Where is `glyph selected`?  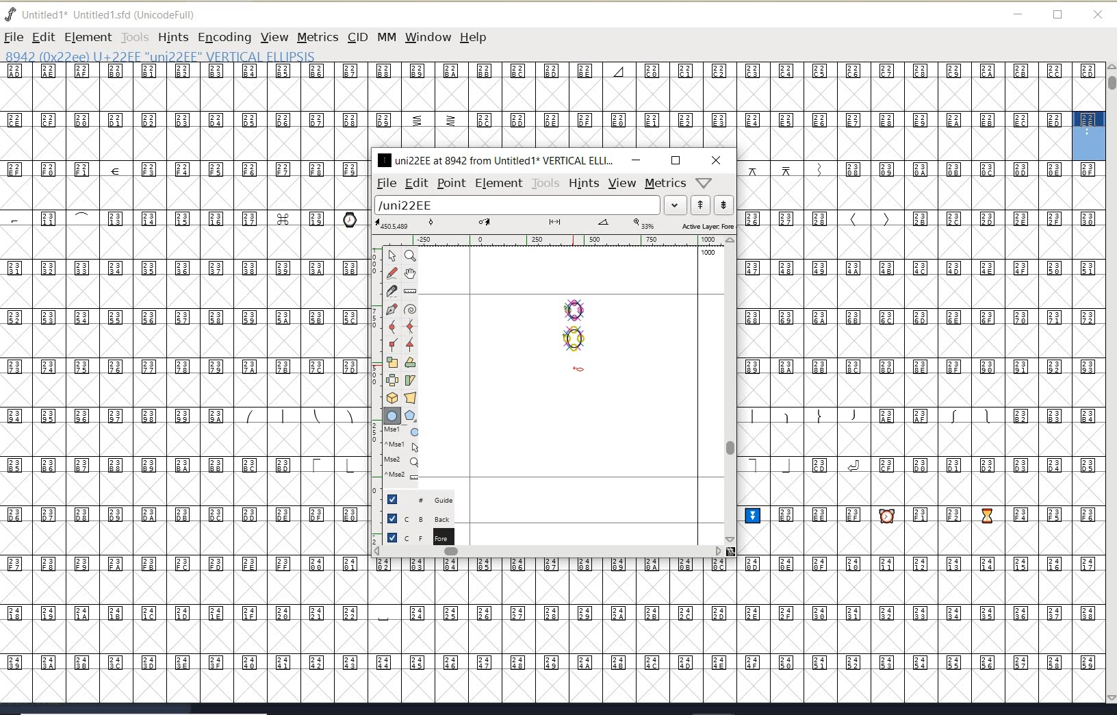
glyph selected is located at coordinates (1089, 136).